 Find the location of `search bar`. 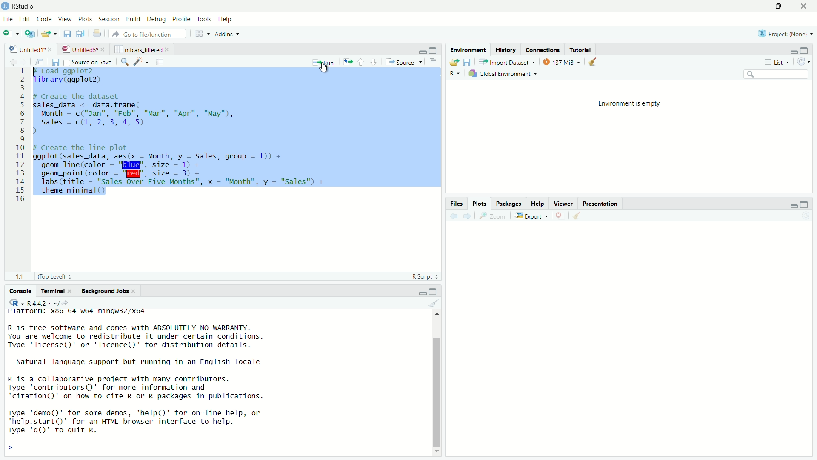

search bar is located at coordinates (776, 74).